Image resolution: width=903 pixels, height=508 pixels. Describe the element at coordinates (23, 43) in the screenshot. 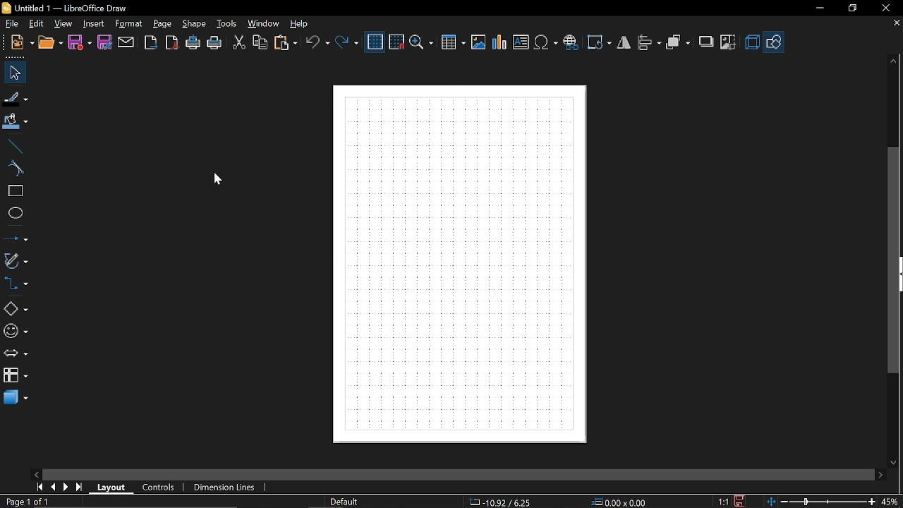

I see `new` at that location.